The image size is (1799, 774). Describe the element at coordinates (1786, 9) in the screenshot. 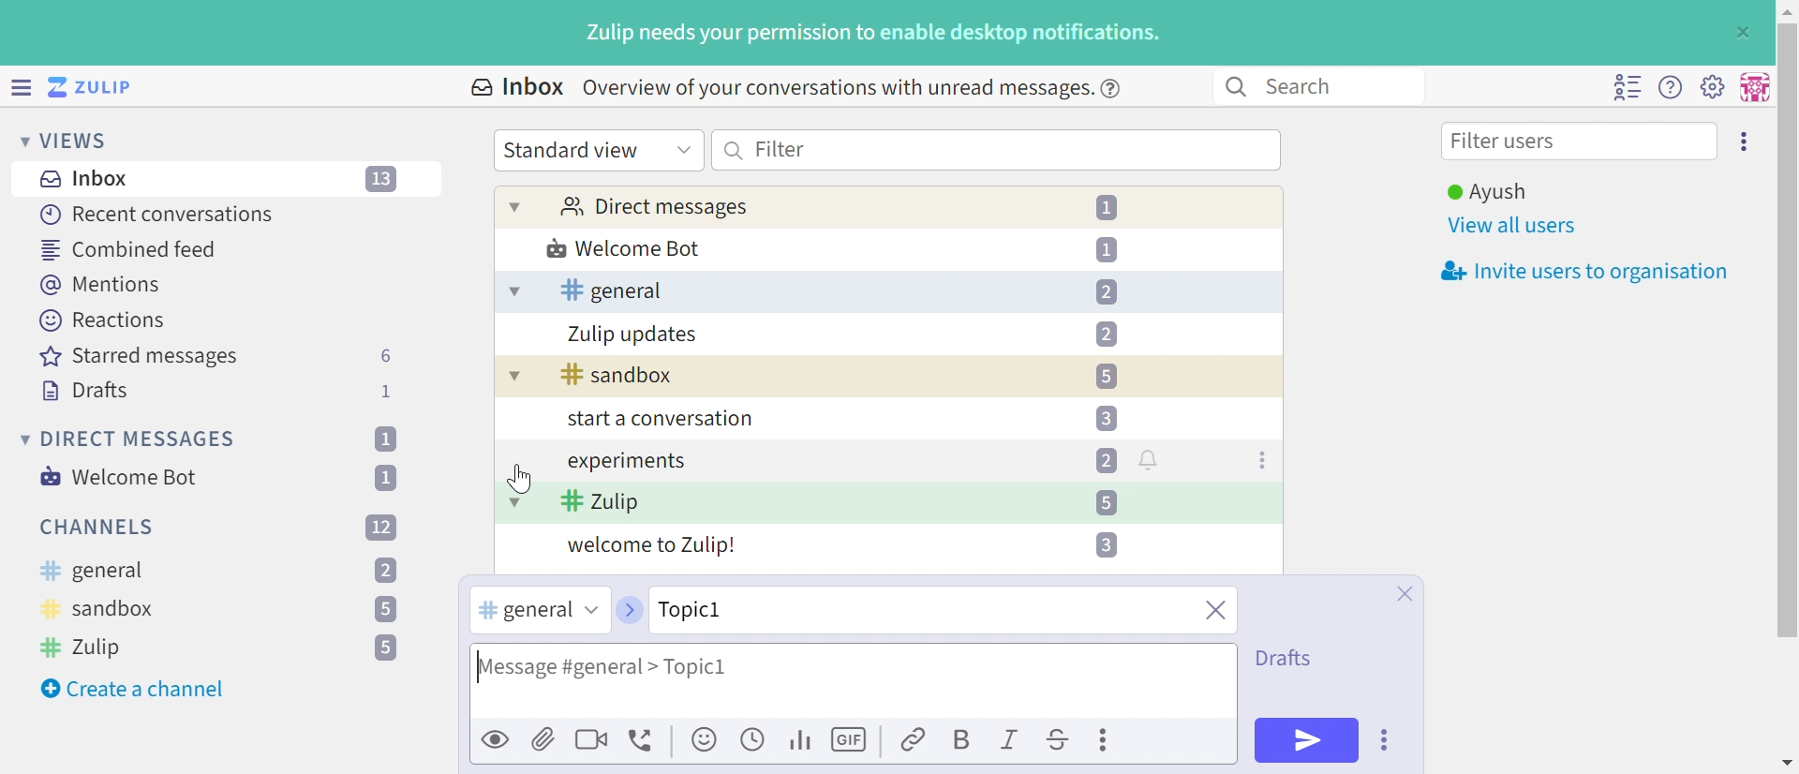

I see `move up` at that location.